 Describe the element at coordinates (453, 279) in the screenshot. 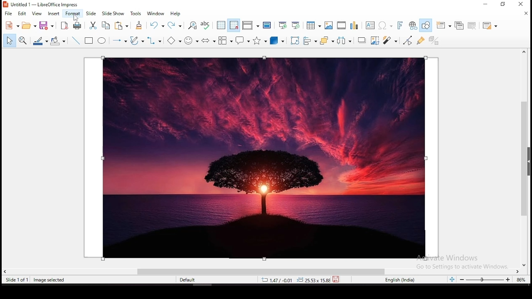

I see `fit slide to current window` at that location.